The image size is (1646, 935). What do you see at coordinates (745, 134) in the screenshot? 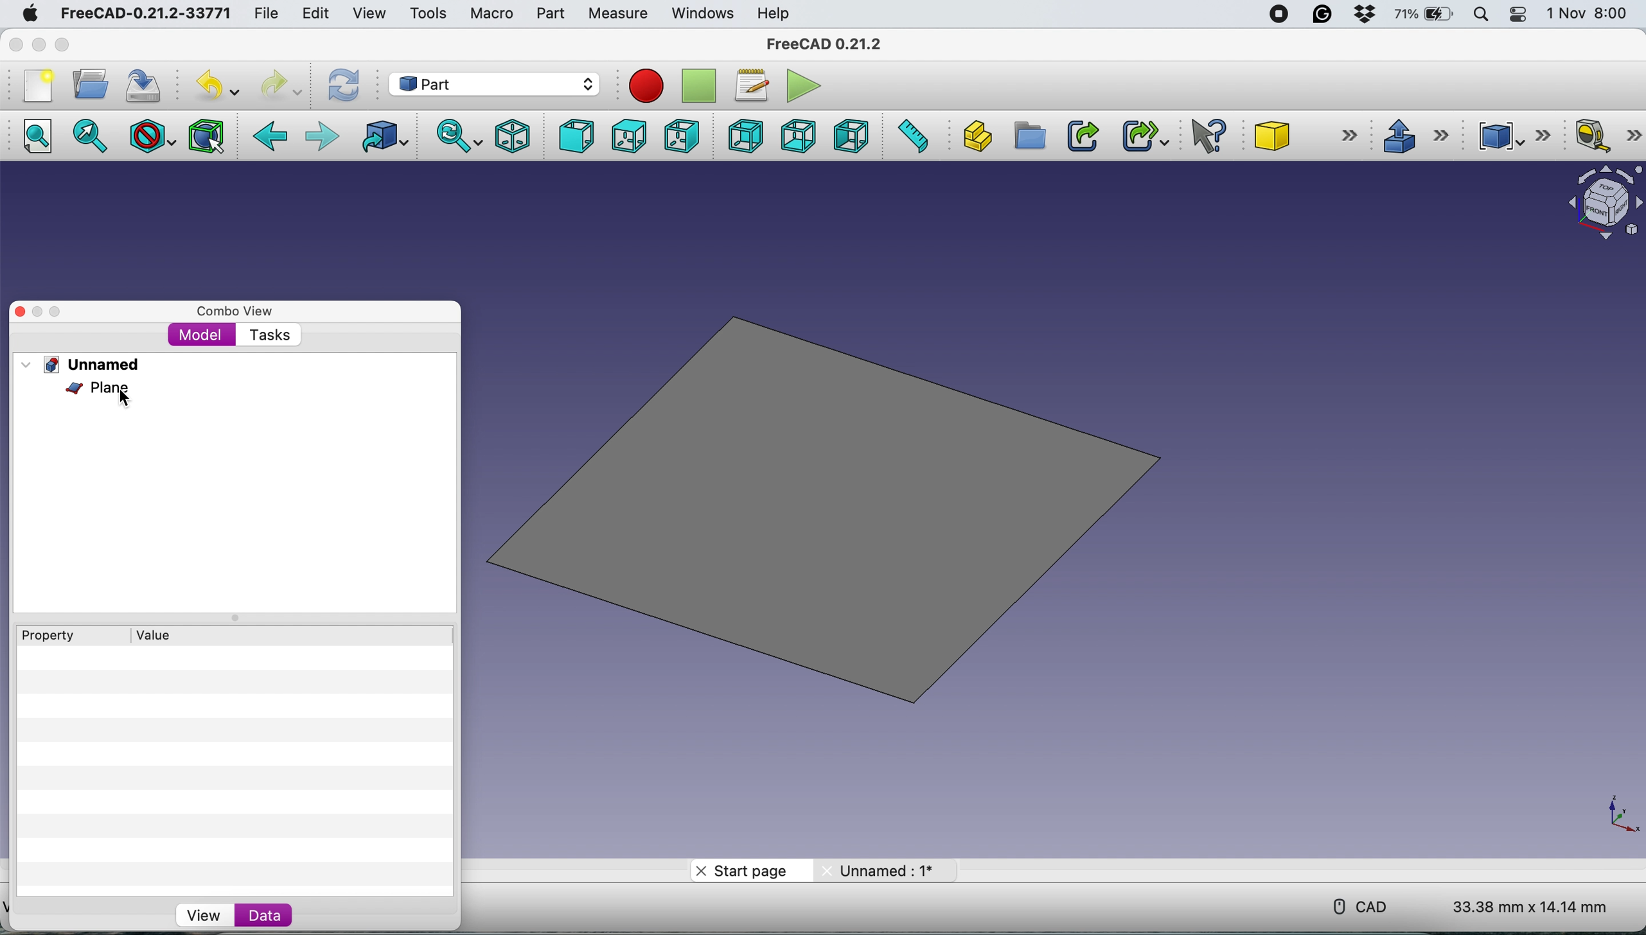
I see `rear` at bounding box center [745, 134].